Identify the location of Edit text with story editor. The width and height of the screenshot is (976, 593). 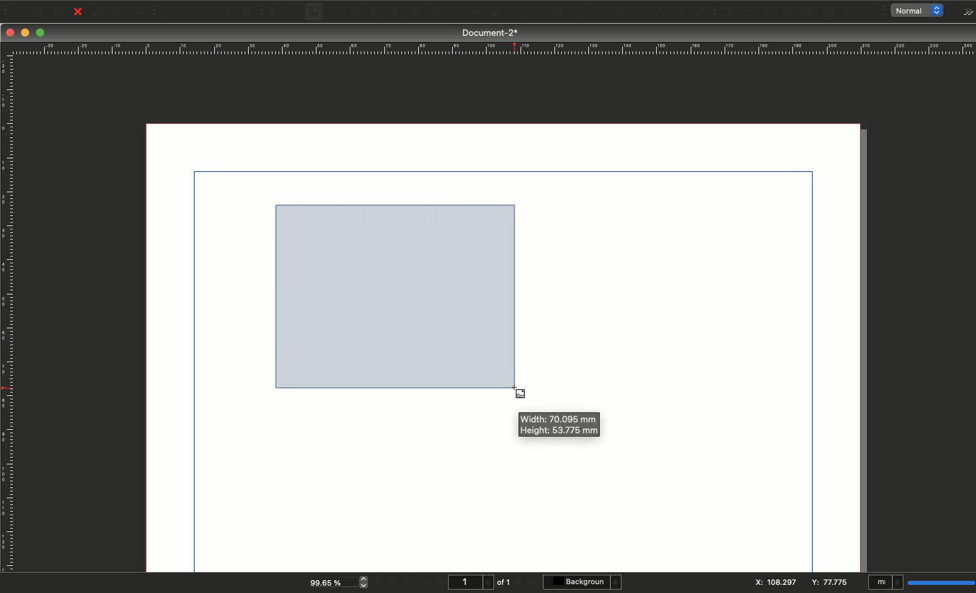
(586, 12).